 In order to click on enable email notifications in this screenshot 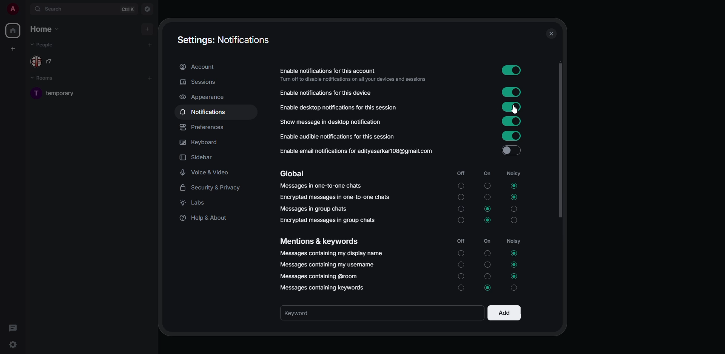, I will do `click(356, 151)`.